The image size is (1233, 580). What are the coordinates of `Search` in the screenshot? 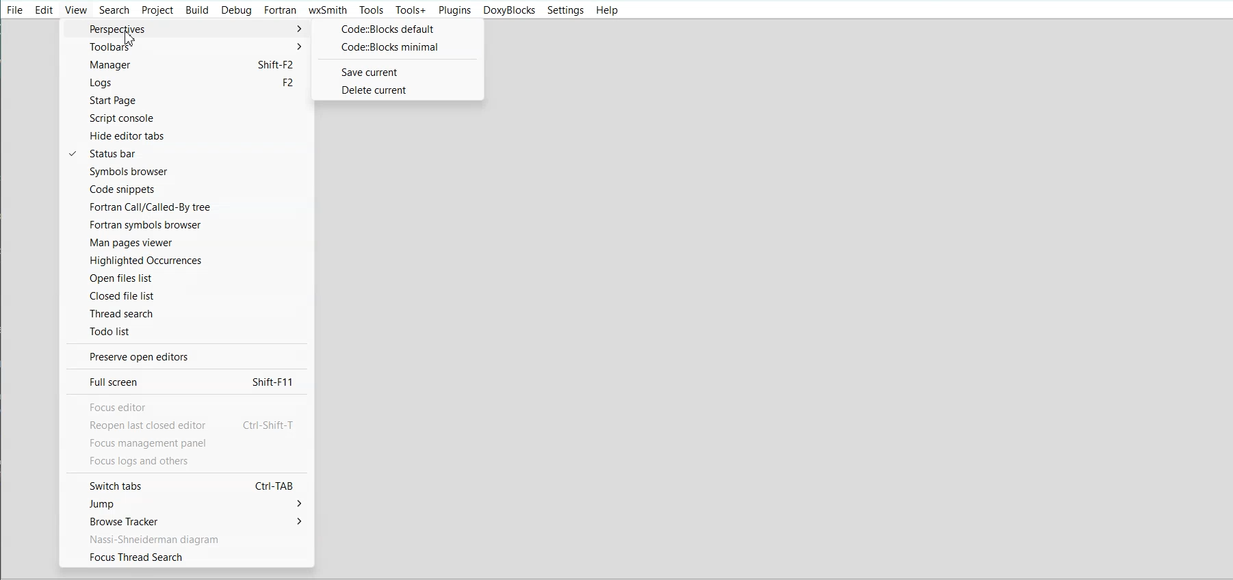 It's located at (114, 10).